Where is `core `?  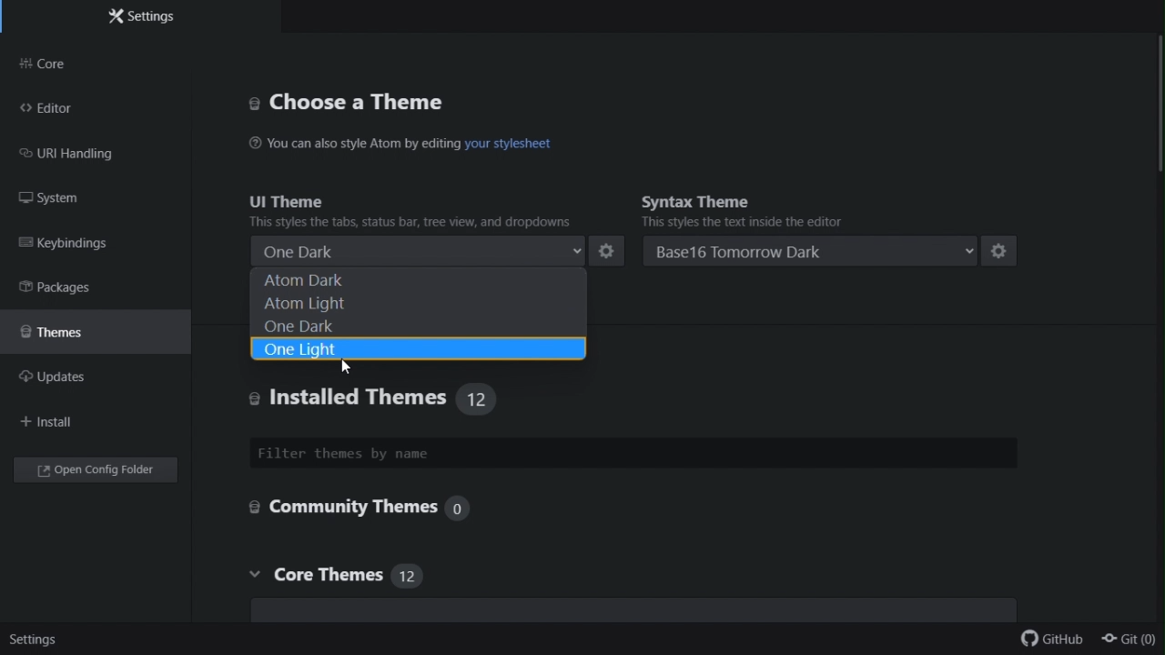
core  is located at coordinates (101, 64).